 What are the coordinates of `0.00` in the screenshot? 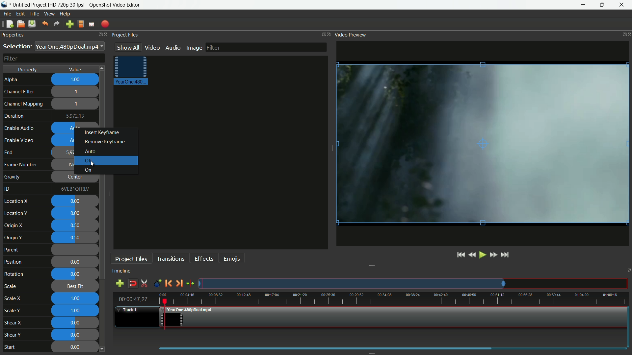 It's located at (77, 322).